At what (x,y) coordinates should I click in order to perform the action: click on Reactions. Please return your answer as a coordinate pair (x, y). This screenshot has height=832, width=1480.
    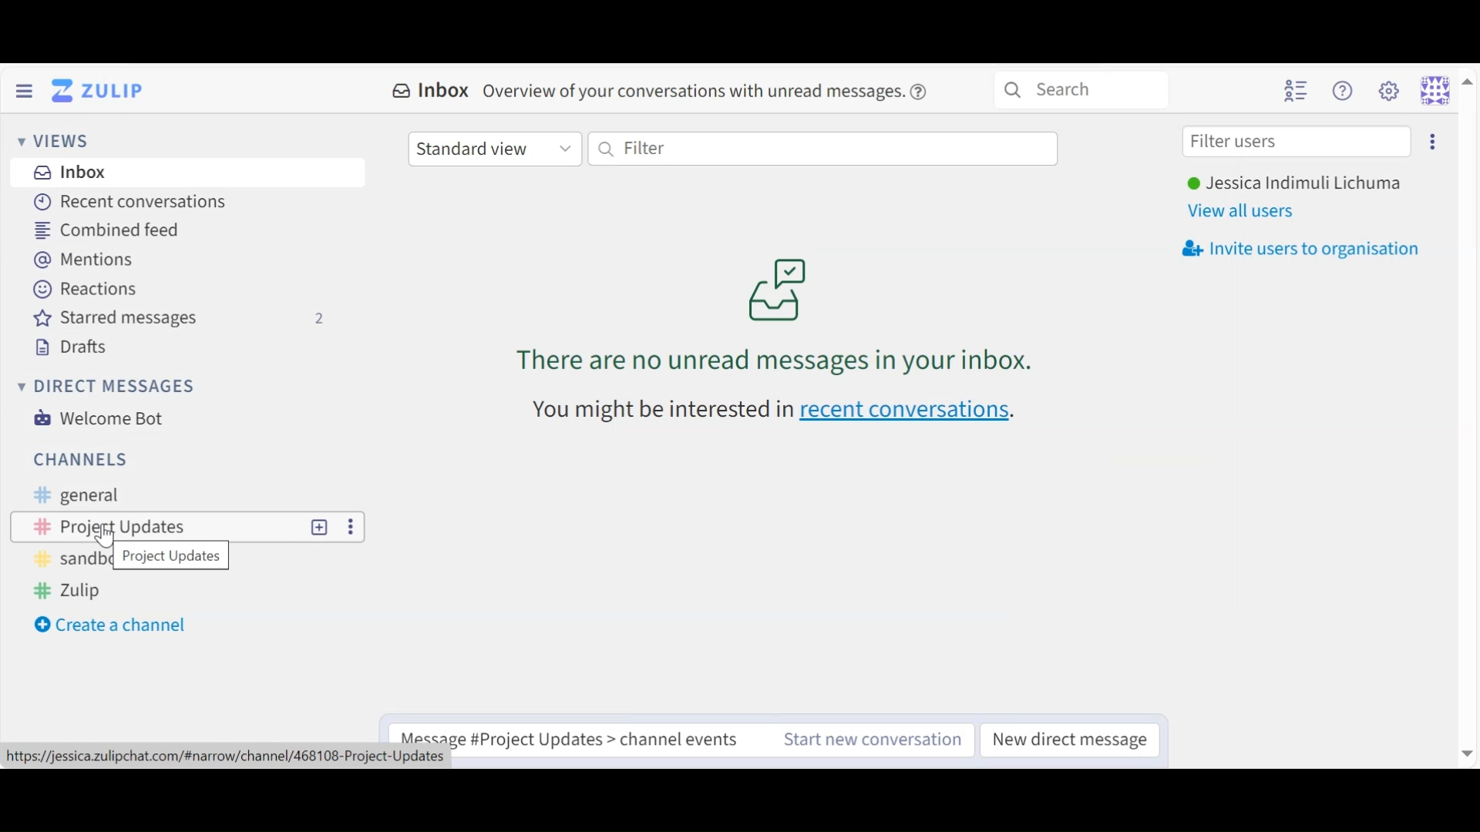
    Looking at the image, I should click on (85, 287).